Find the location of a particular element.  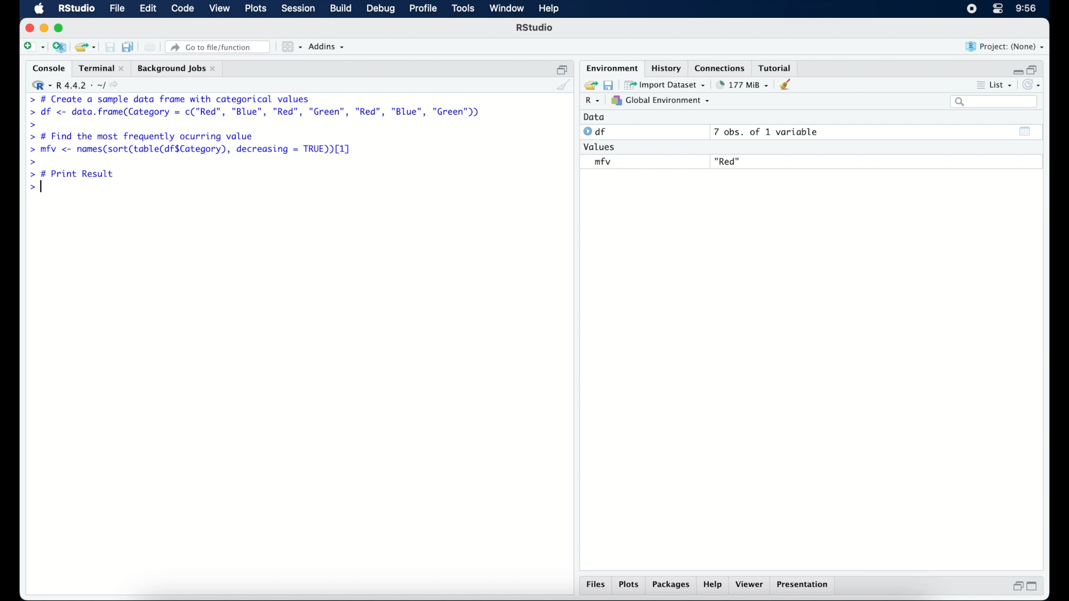

> mfv <- names(sort(table(df$Category), decreasing = TRUE [1] is located at coordinates (192, 150).